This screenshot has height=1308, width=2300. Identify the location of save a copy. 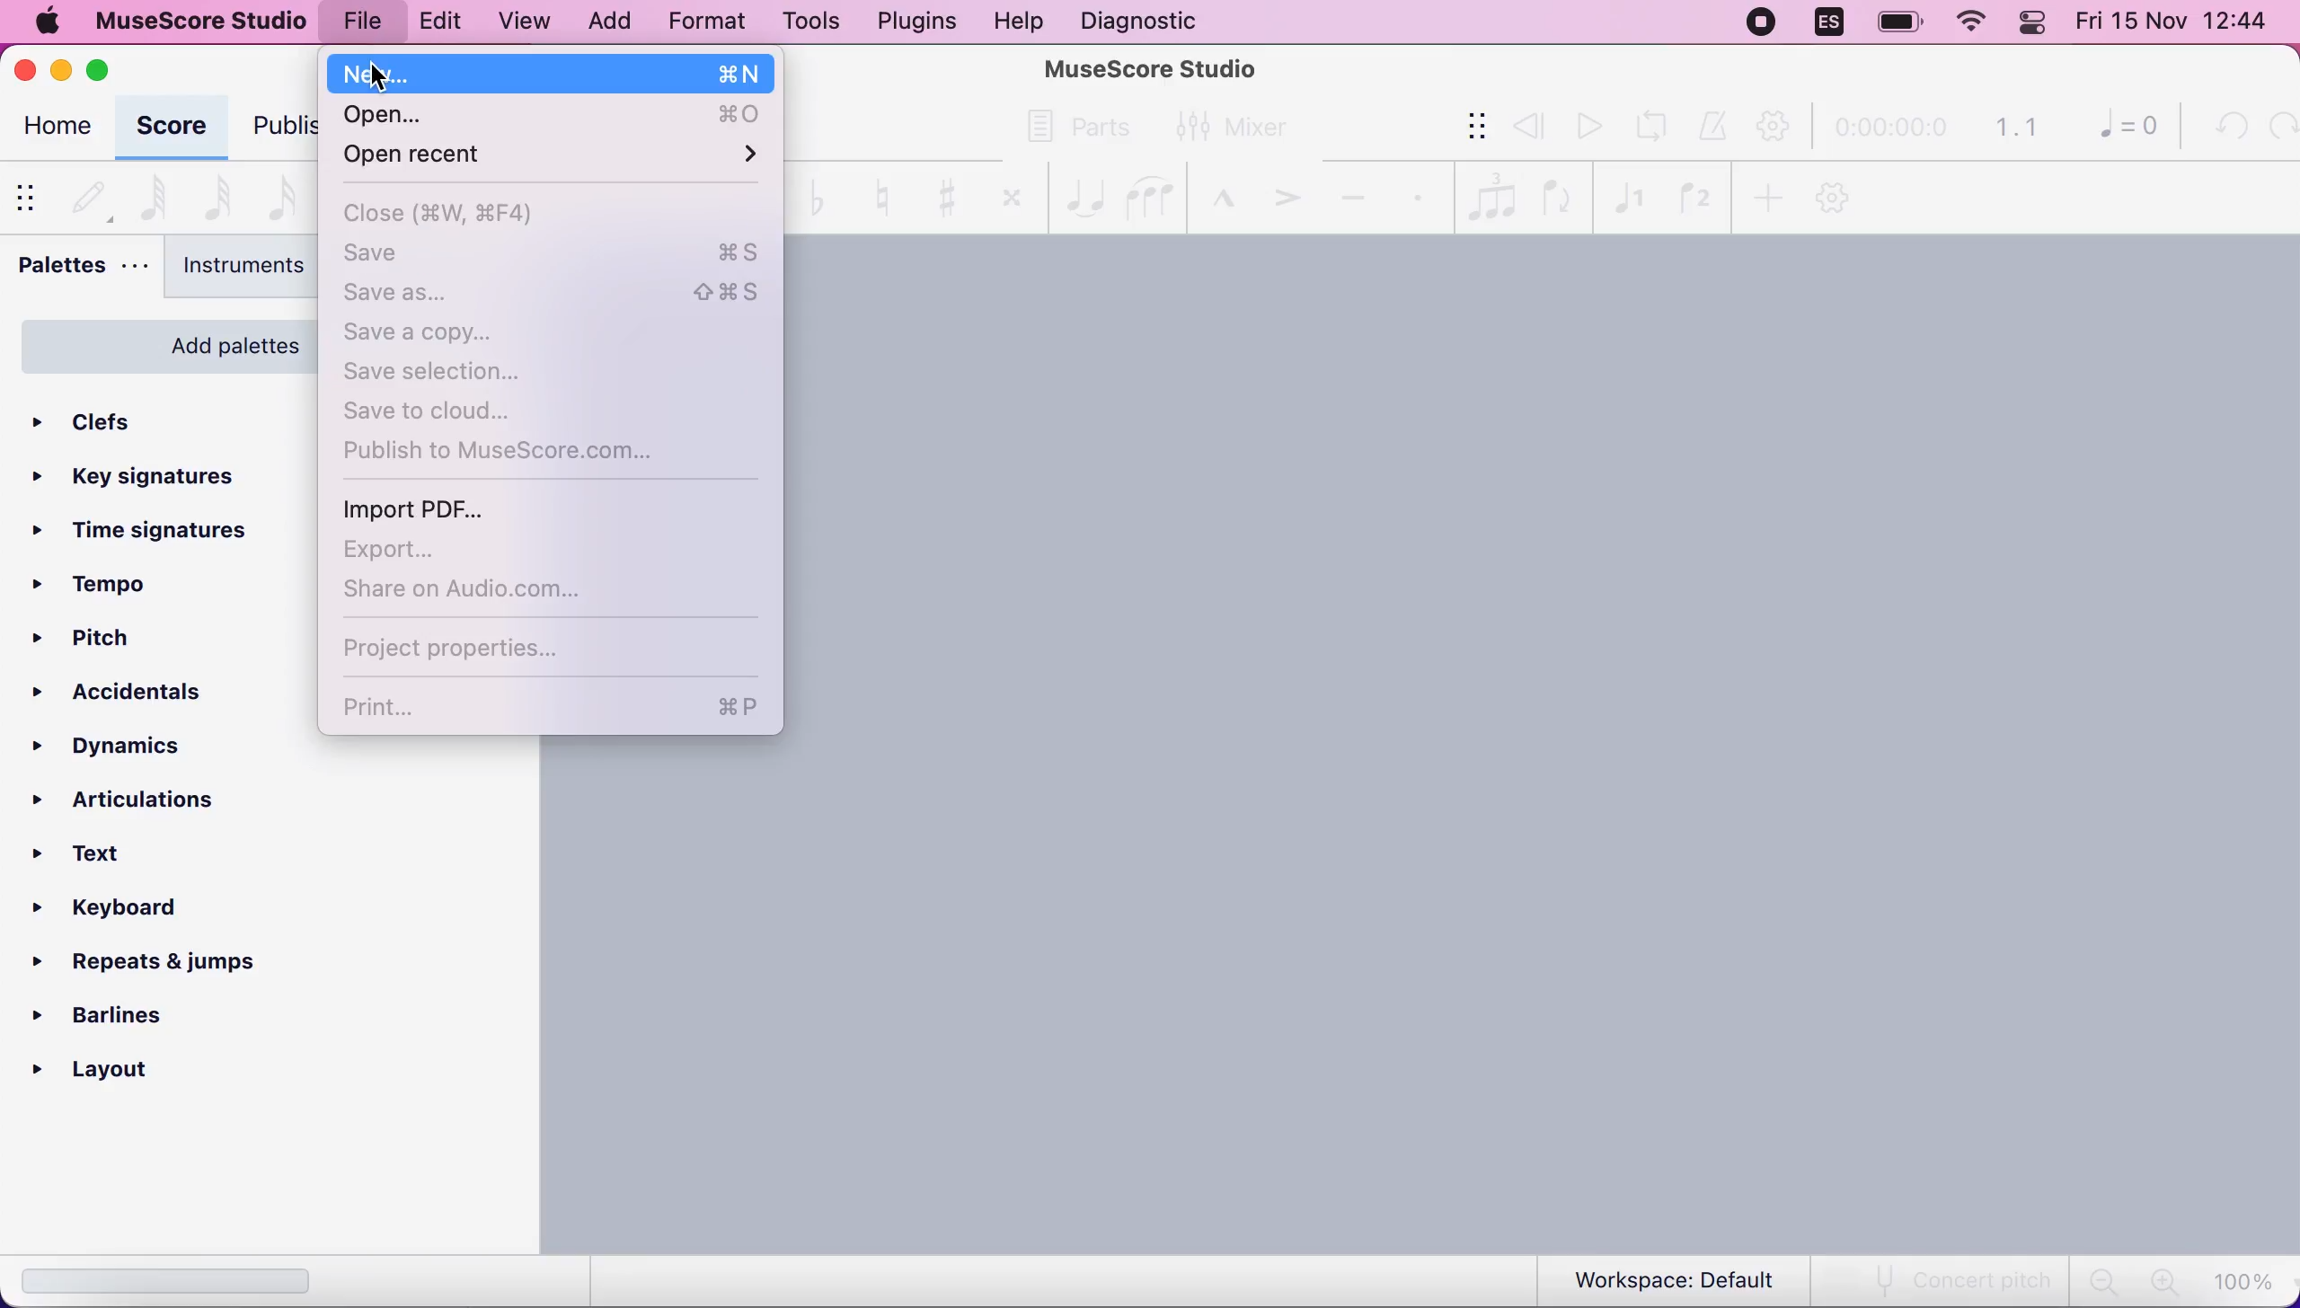
(483, 332).